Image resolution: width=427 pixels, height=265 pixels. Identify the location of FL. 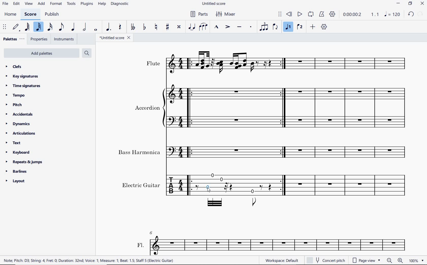
(273, 243).